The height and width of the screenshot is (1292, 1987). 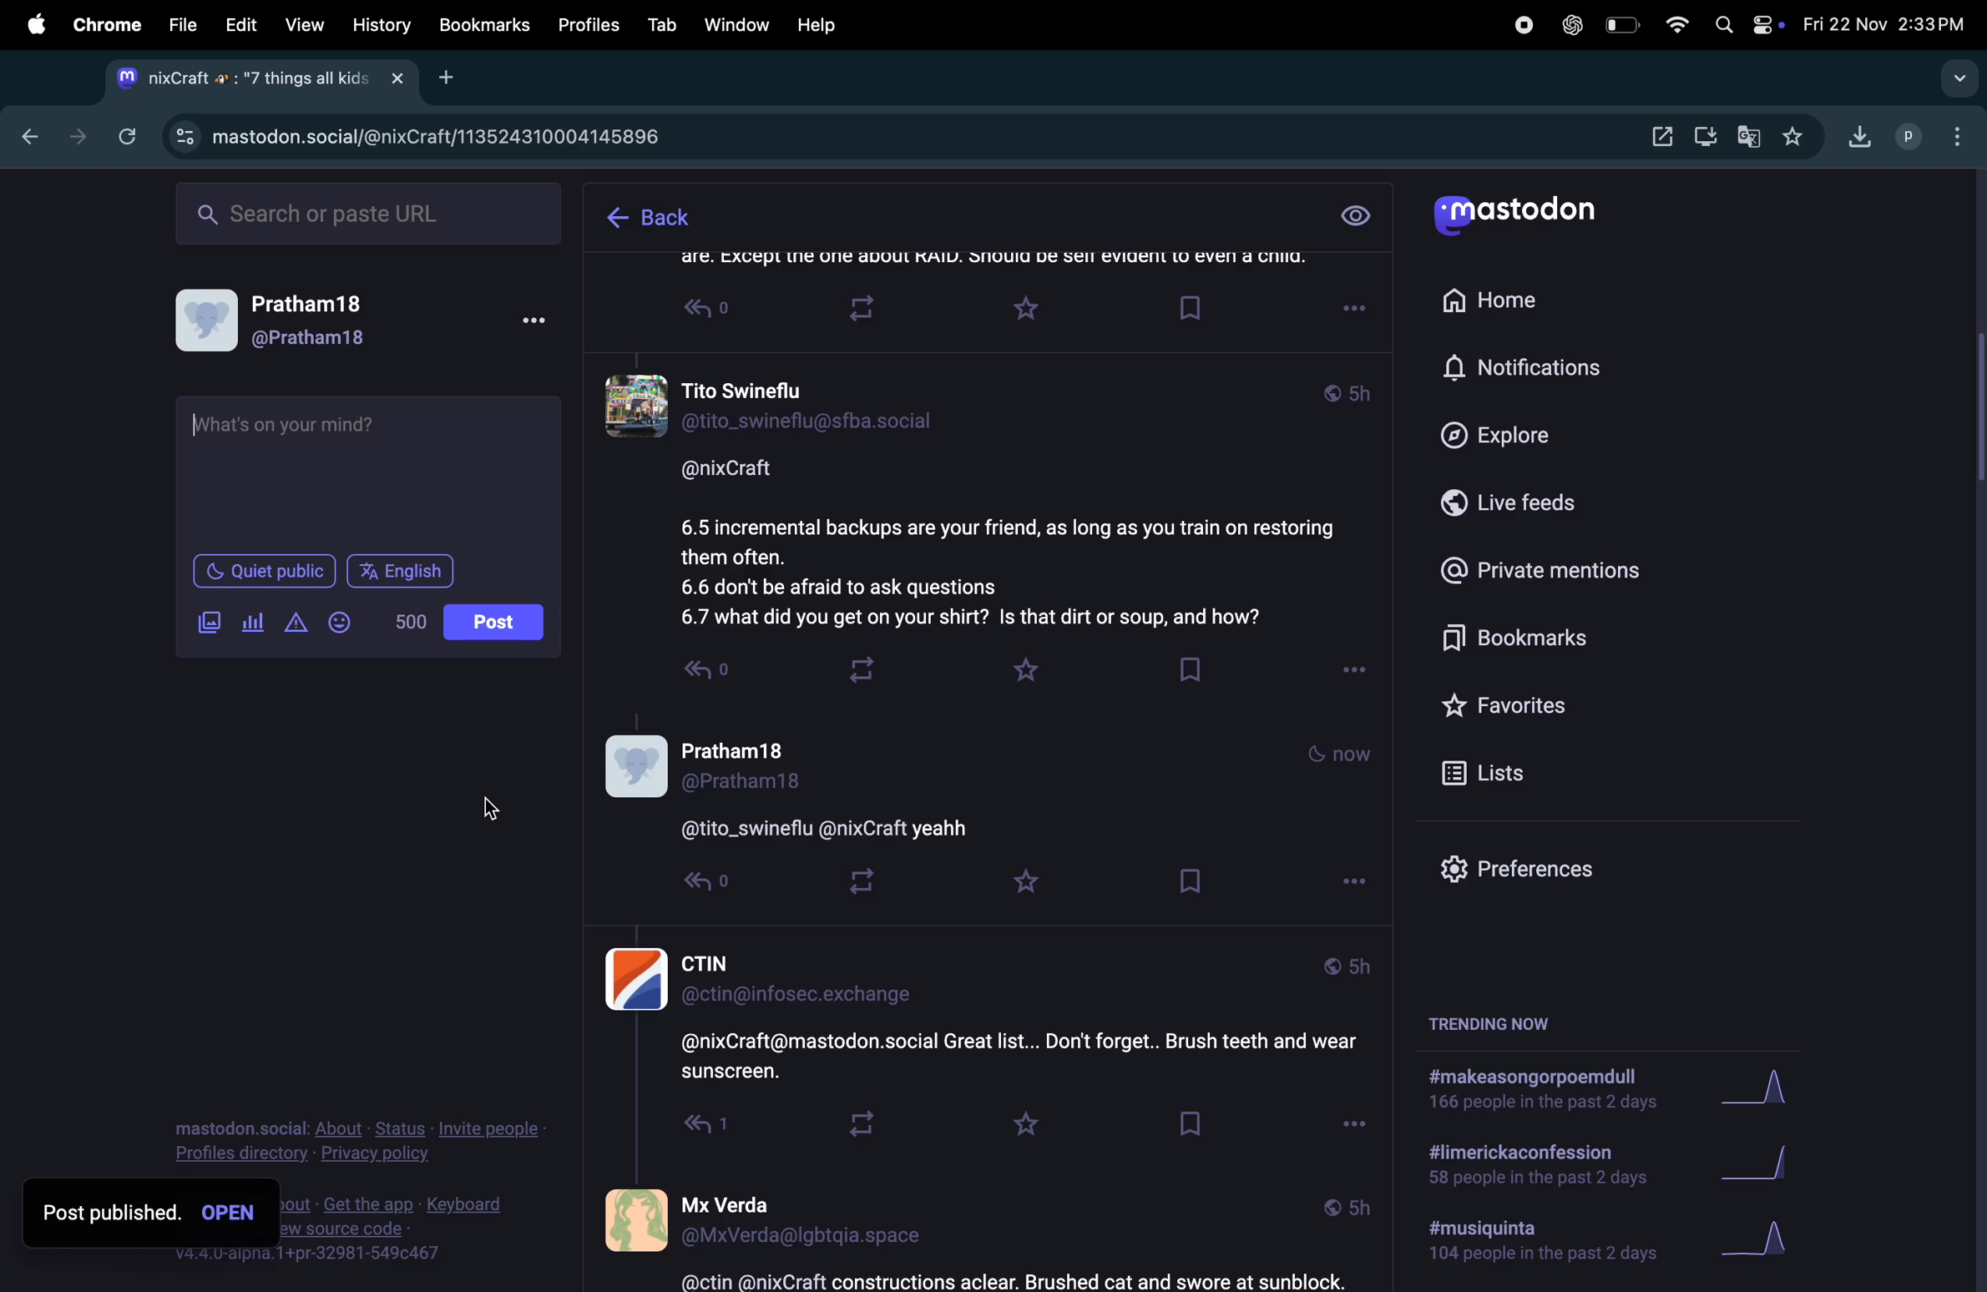 What do you see at coordinates (1560, 570) in the screenshot?
I see `private mentions` at bounding box center [1560, 570].